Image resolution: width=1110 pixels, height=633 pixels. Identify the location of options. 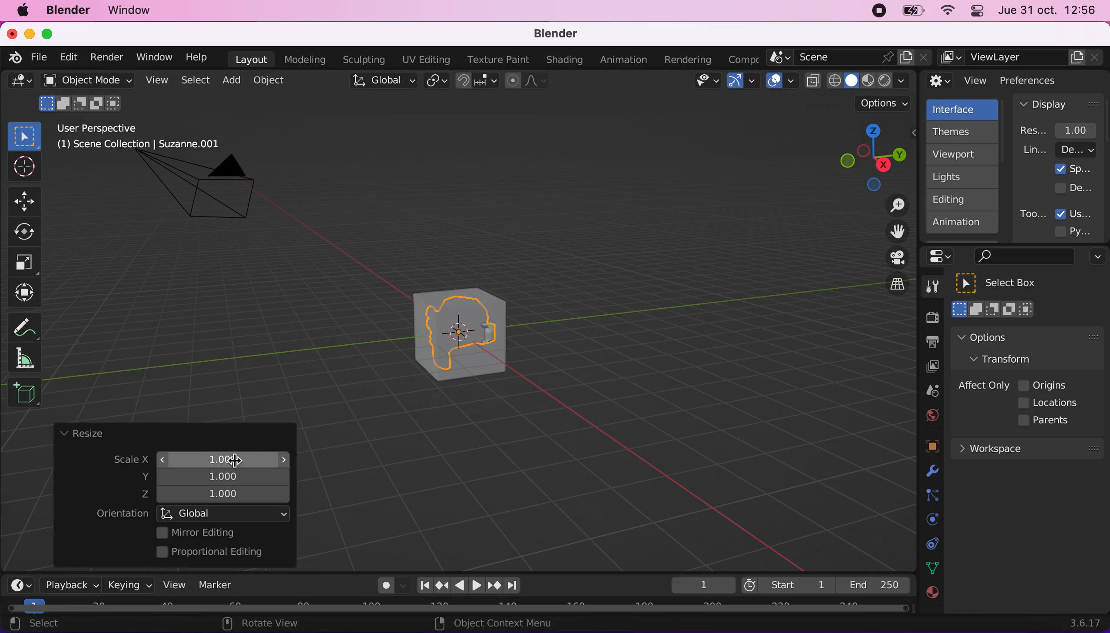
(1095, 258).